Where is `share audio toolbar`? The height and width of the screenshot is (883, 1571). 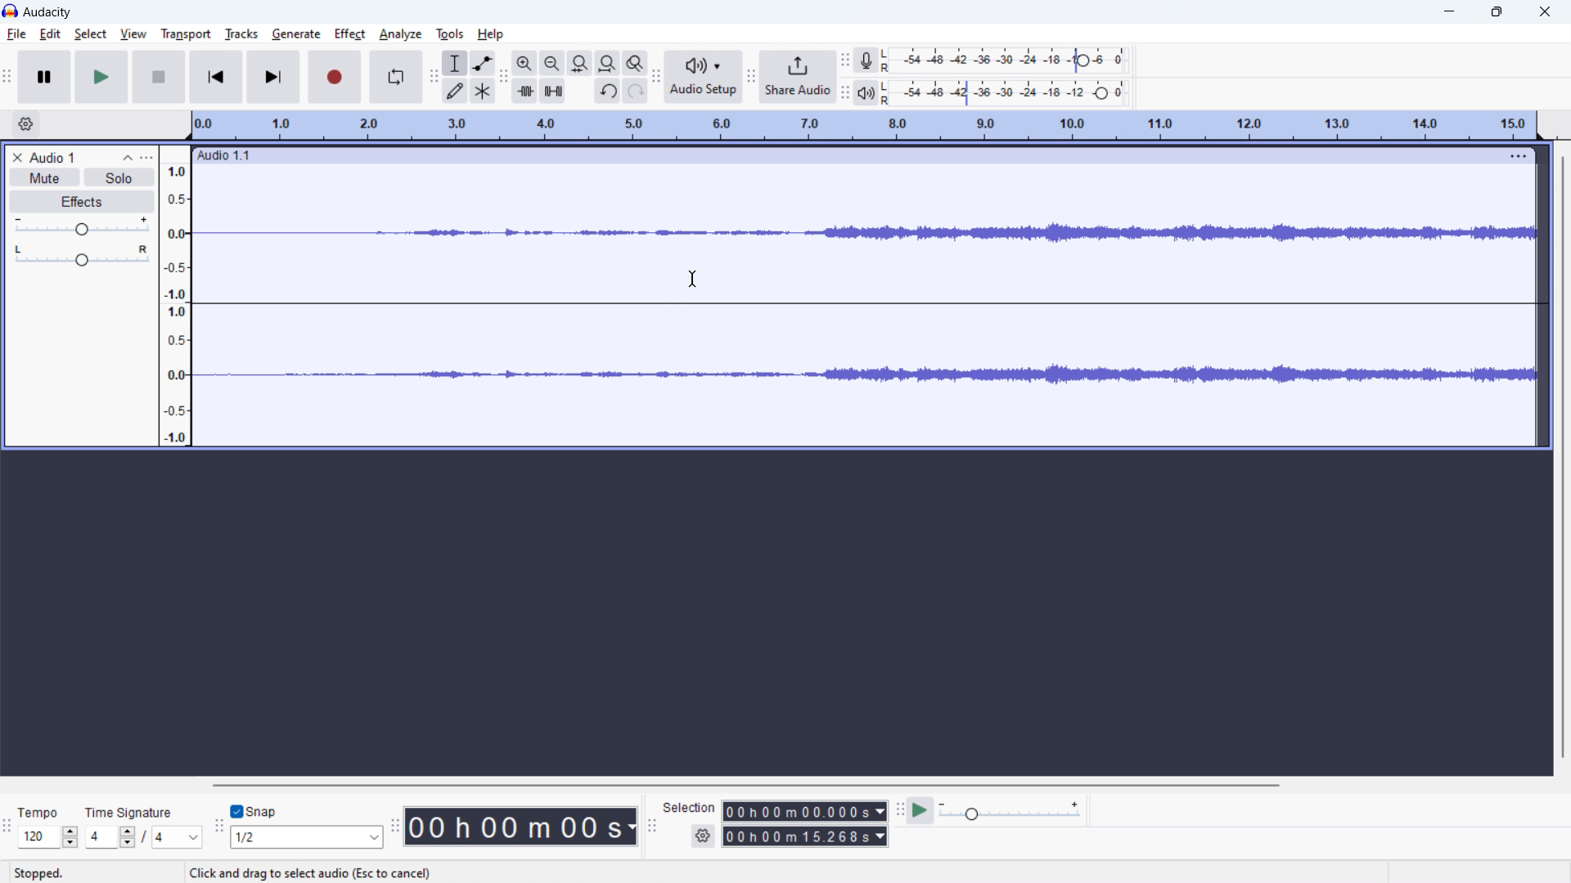 share audio toolbar is located at coordinates (752, 76).